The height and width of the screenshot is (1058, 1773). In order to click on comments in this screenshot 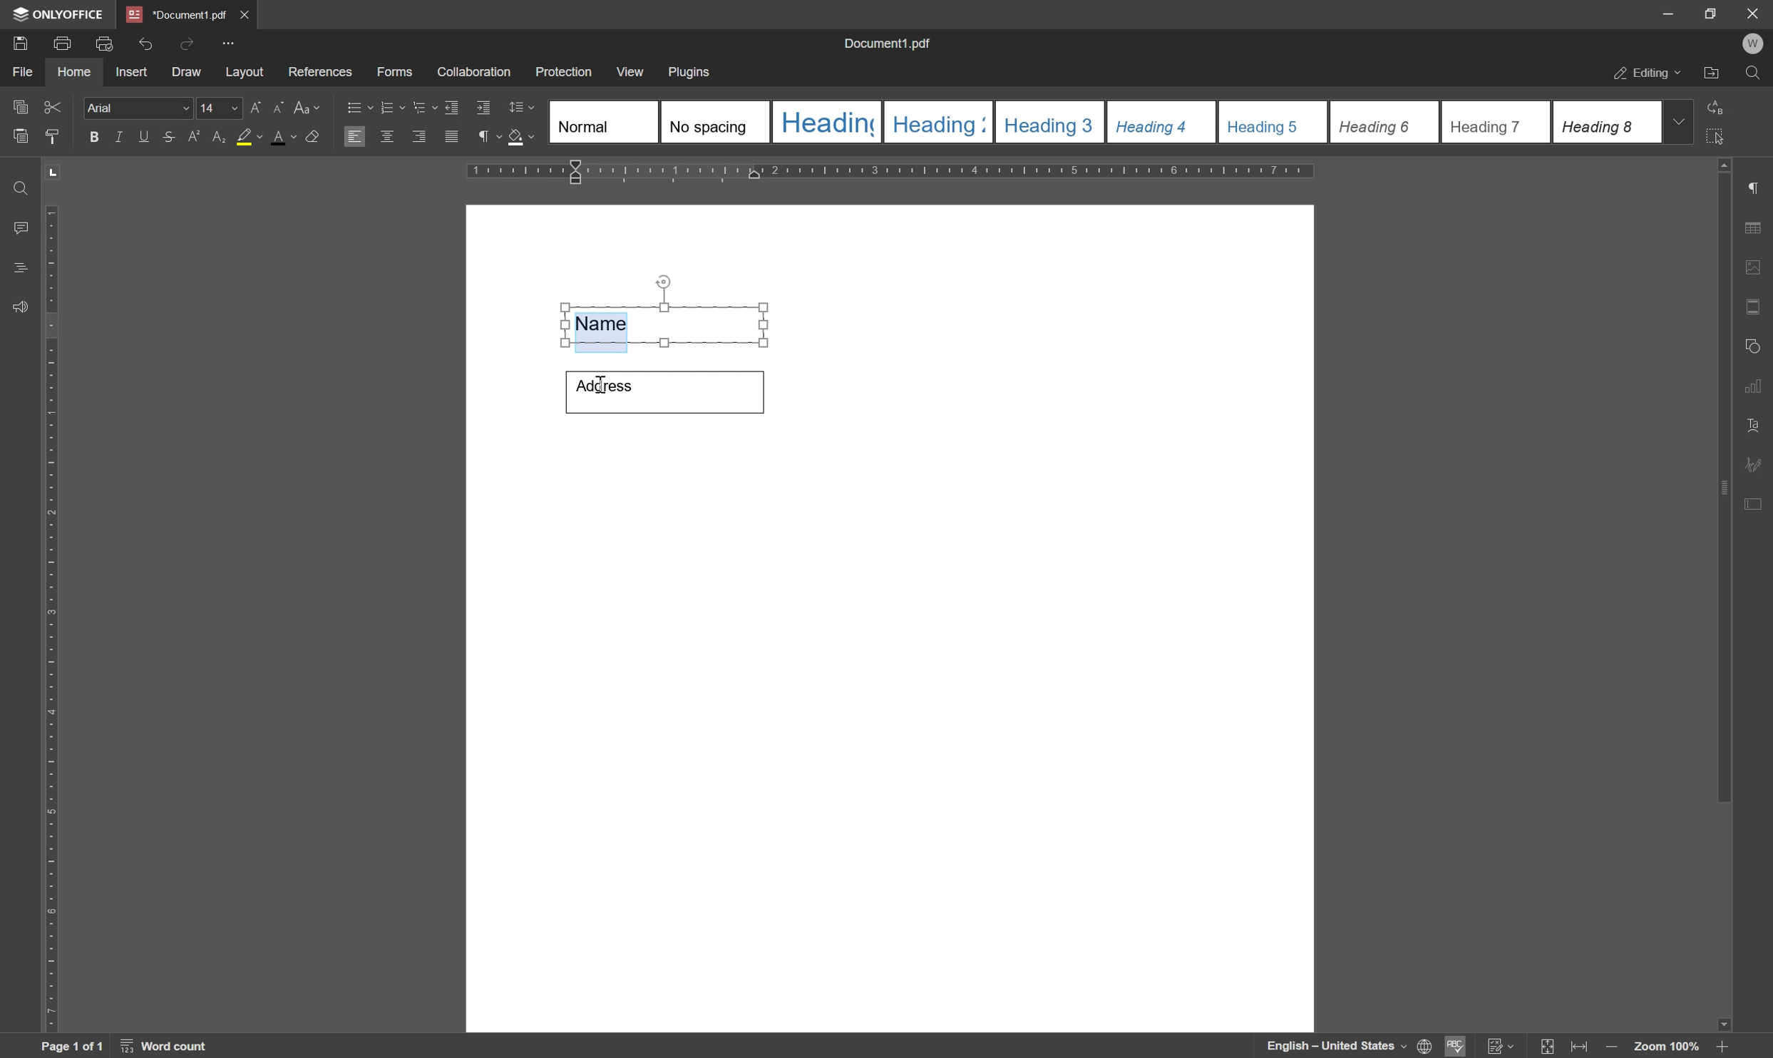, I will do `click(17, 228)`.